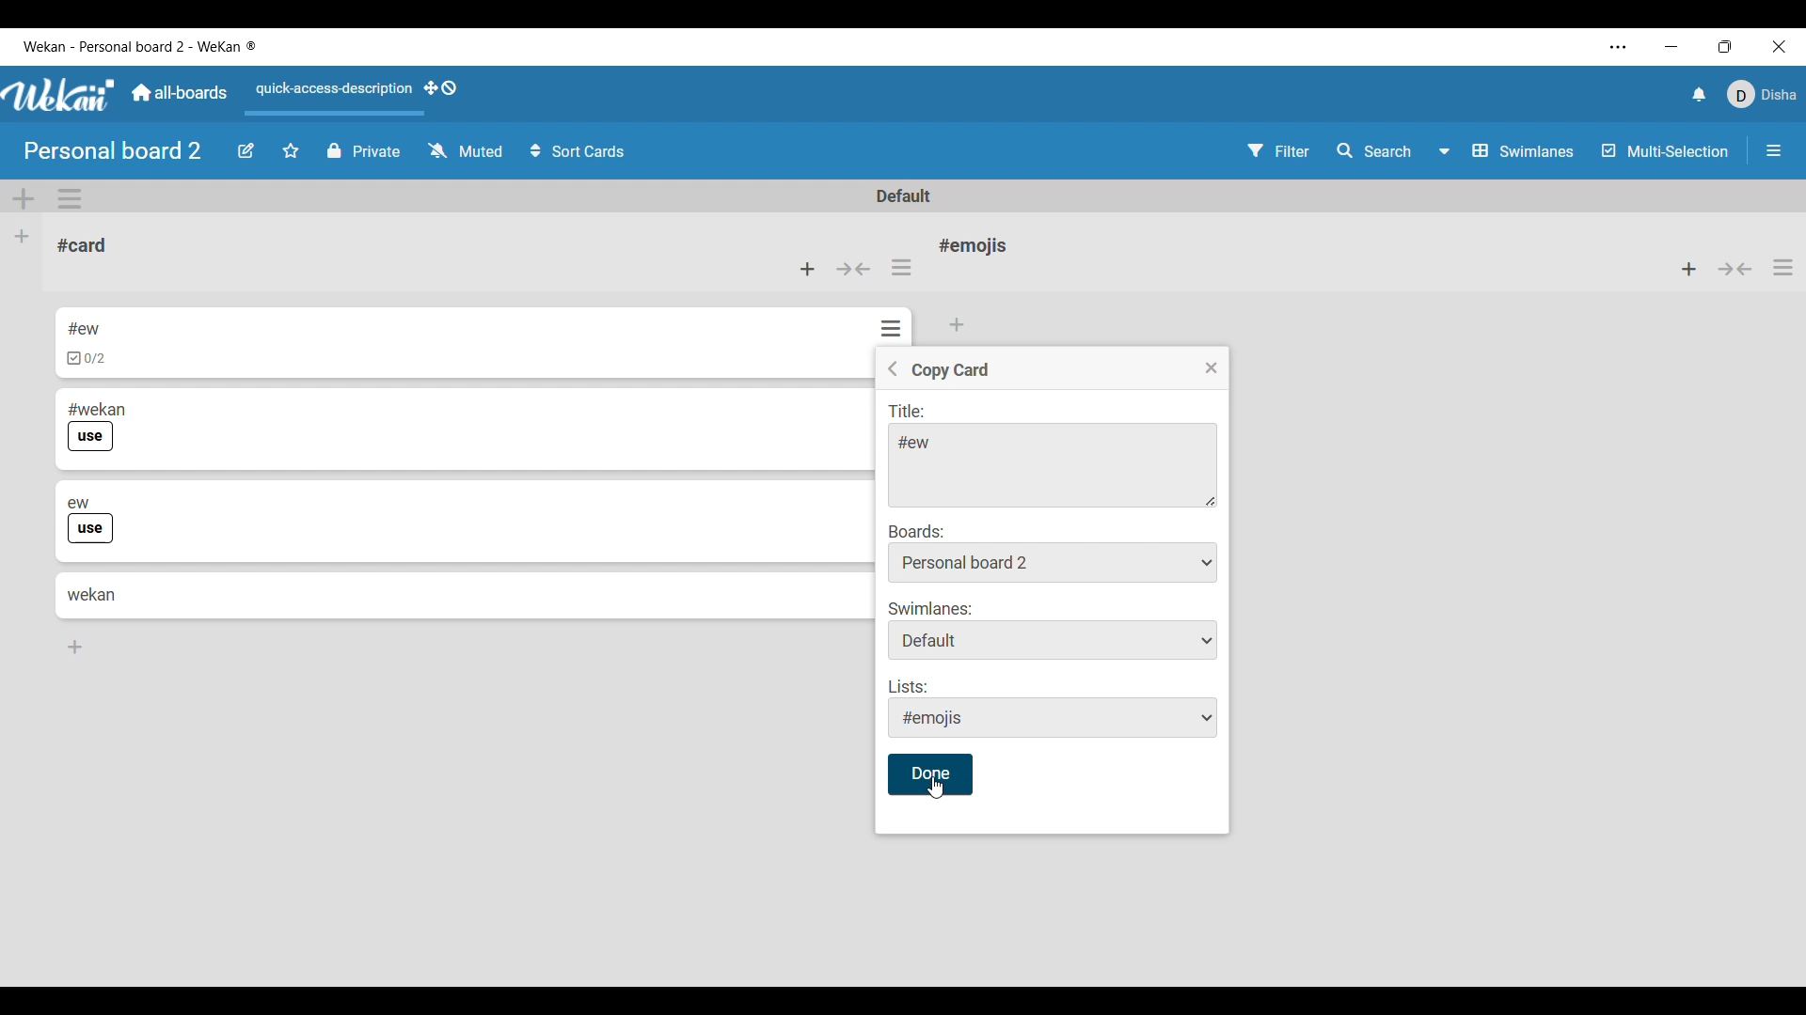  What do you see at coordinates (1783, 267) in the screenshot?
I see `List actions` at bounding box center [1783, 267].